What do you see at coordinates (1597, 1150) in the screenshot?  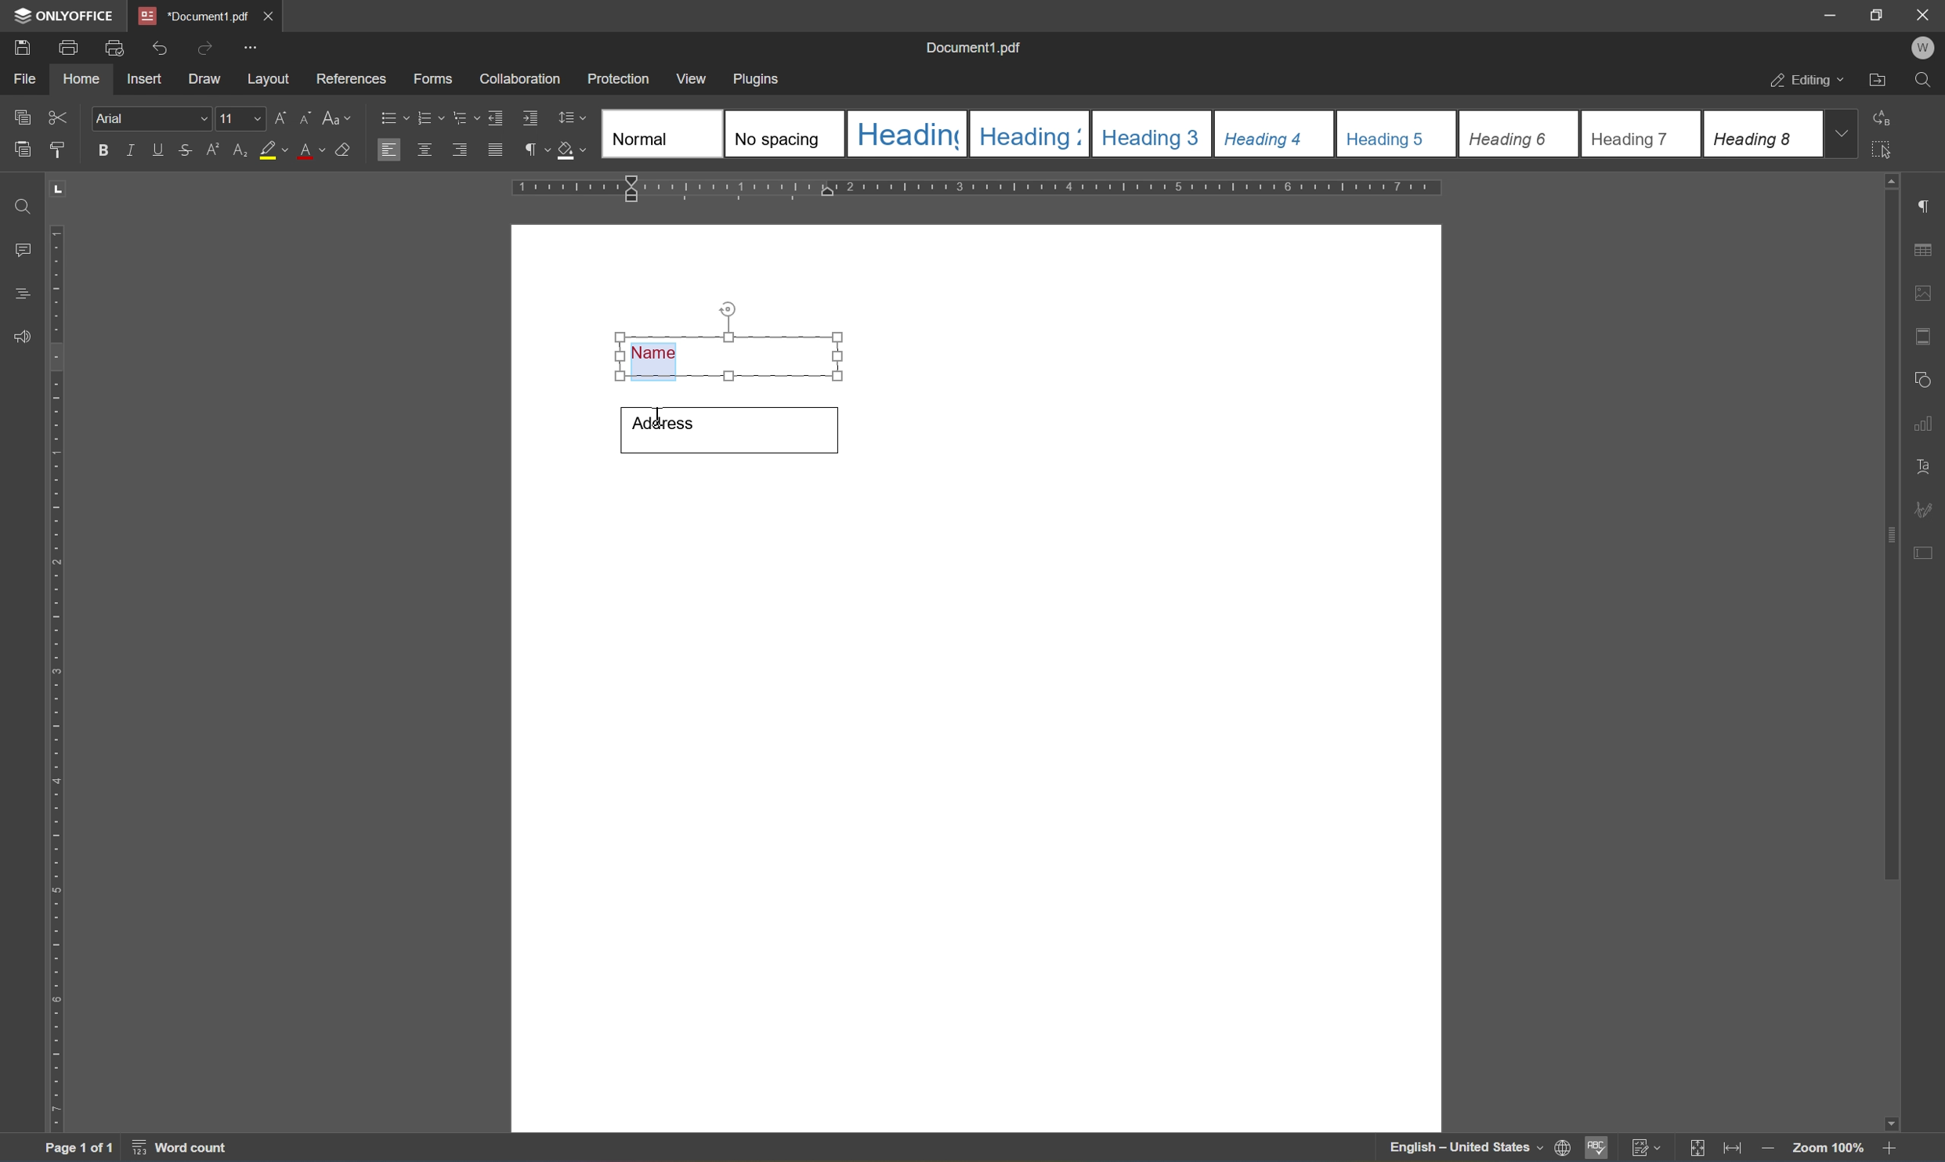 I see `spell checking` at bounding box center [1597, 1150].